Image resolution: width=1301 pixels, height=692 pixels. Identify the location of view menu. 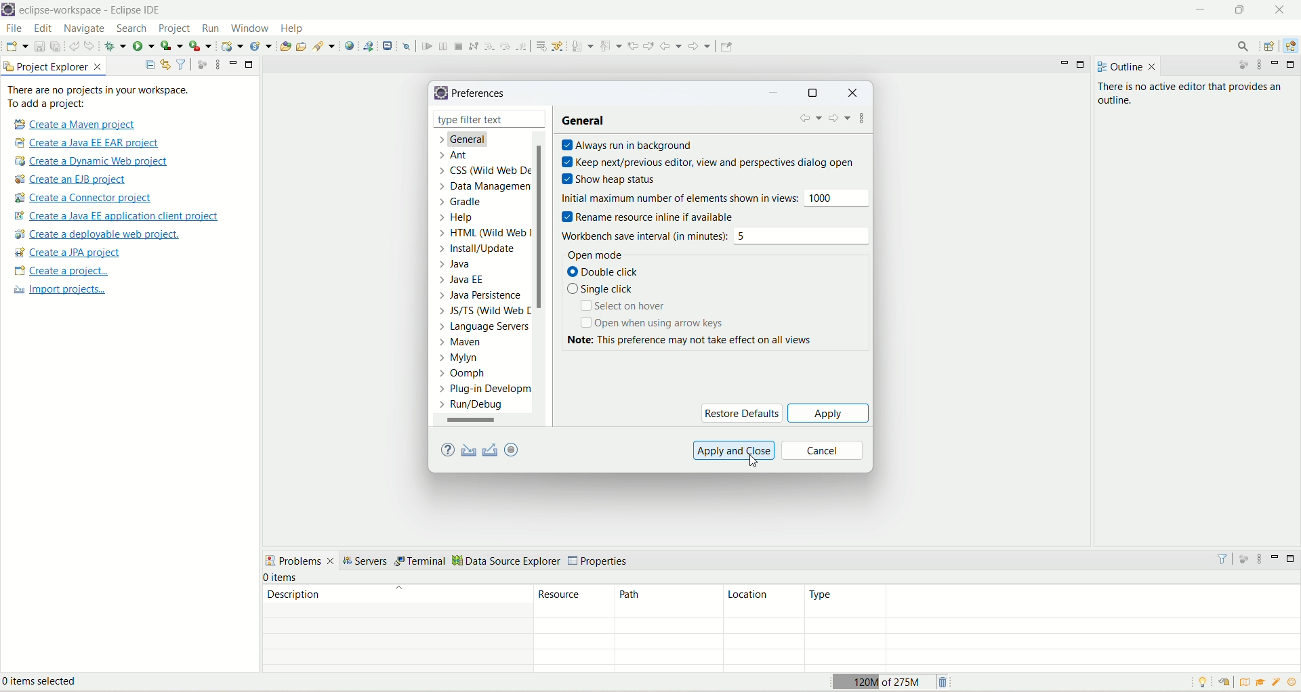
(1259, 559).